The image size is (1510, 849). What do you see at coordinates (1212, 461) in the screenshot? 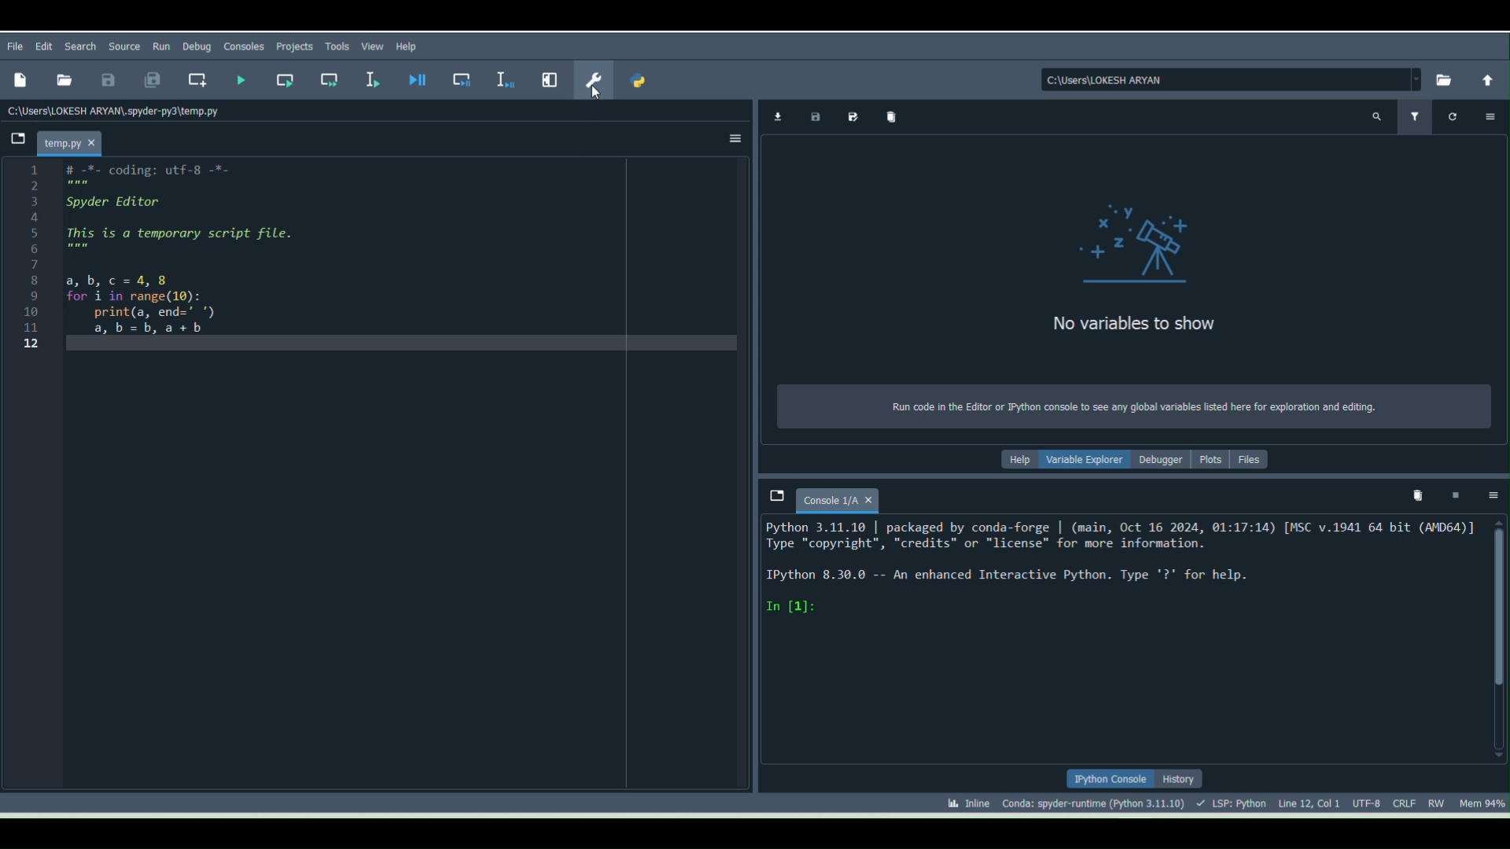
I see `Plots` at bounding box center [1212, 461].